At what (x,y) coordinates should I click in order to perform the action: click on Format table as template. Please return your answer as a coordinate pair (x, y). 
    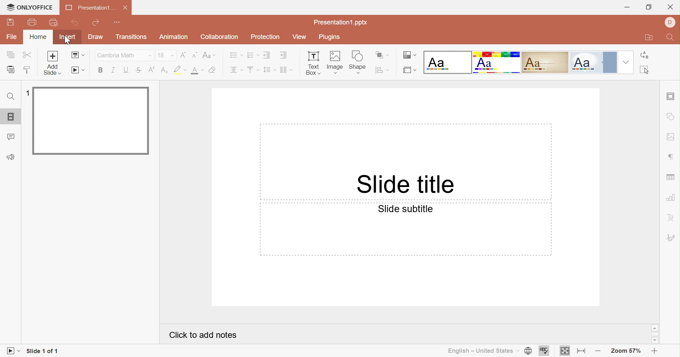
    Looking at the image, I should click on (409, 72).